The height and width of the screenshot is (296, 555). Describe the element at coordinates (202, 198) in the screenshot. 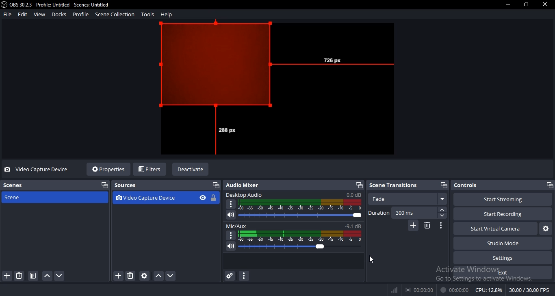

I see `hide` at that location.